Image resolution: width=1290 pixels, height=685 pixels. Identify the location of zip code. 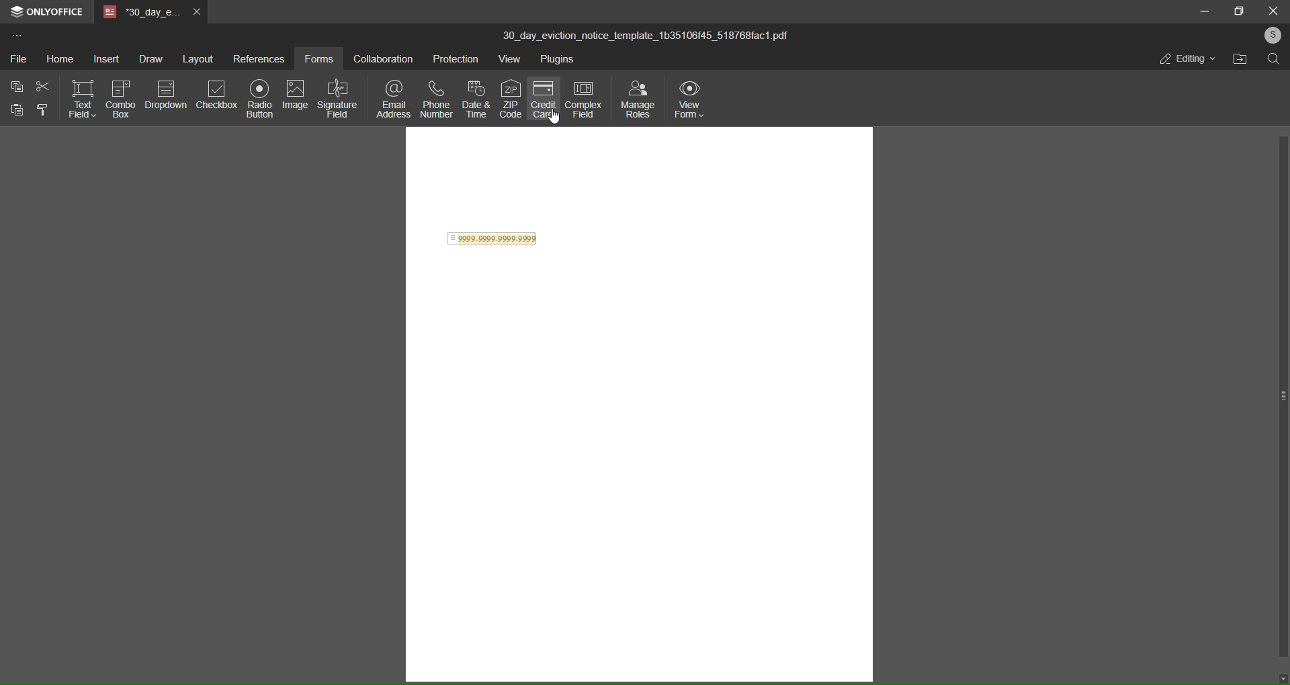
(511, 99).